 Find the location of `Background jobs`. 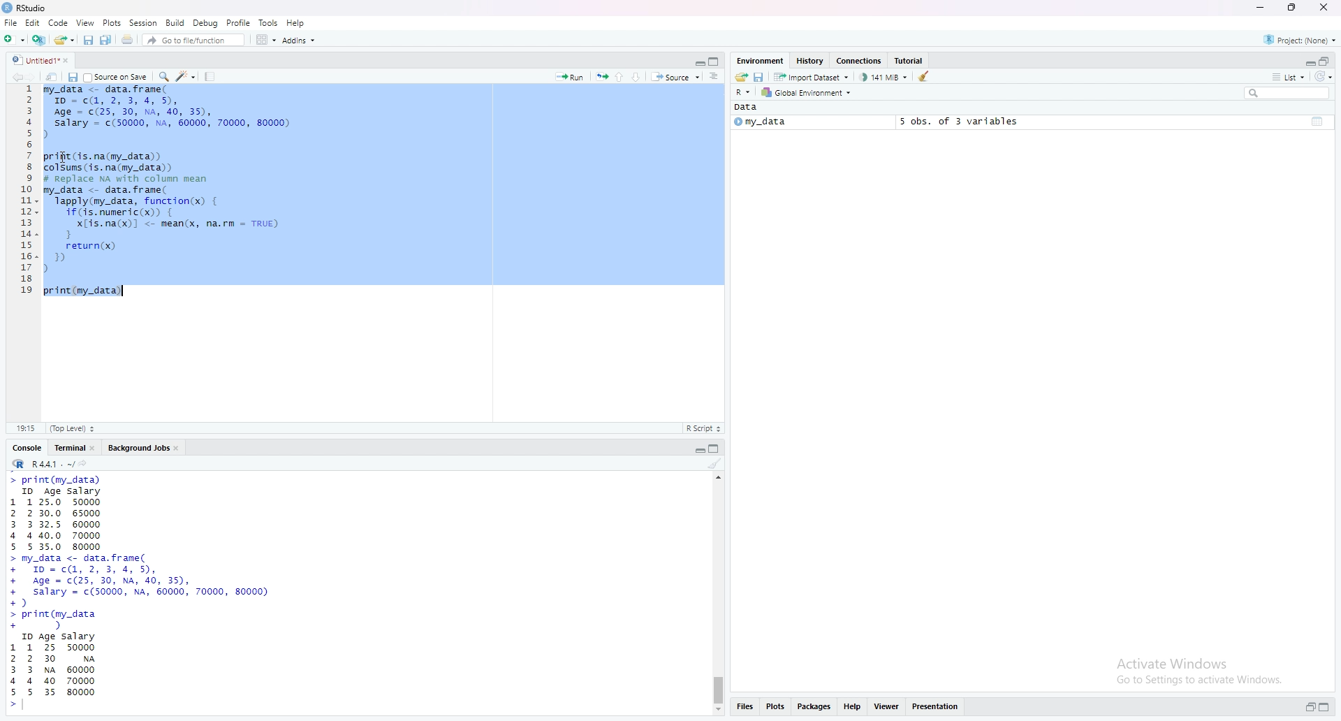

Background jobs is located at coordinates (146, 449).